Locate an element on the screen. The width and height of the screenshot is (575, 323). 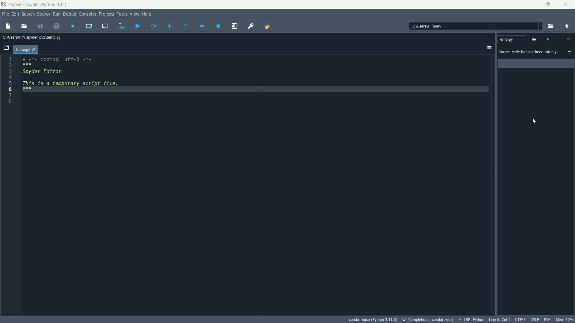
completions: conda(base) is located at coordinates (427, 319).